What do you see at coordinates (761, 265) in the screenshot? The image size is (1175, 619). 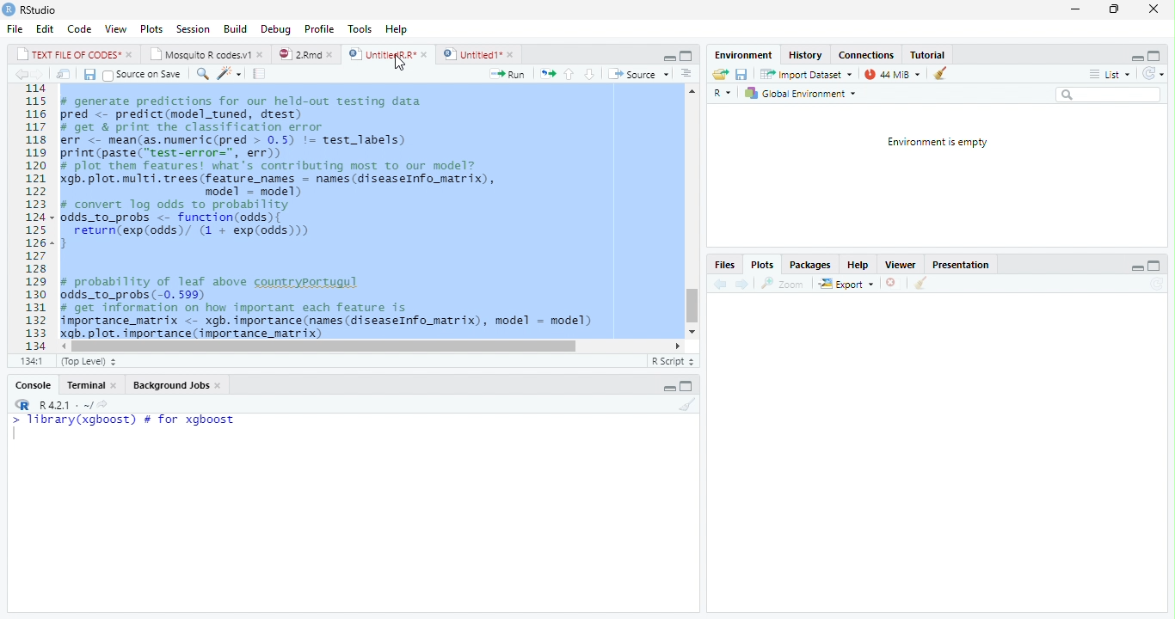 I see `Plots` at bounding box center [761, 265].